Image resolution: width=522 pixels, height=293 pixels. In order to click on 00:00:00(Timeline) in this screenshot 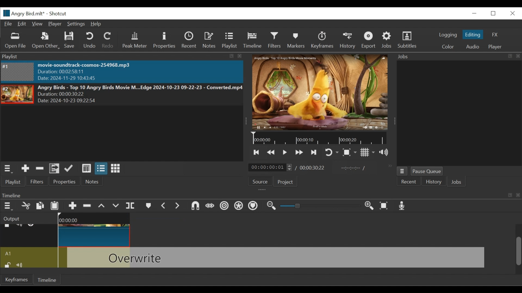, I will do `click(96, 218)`.